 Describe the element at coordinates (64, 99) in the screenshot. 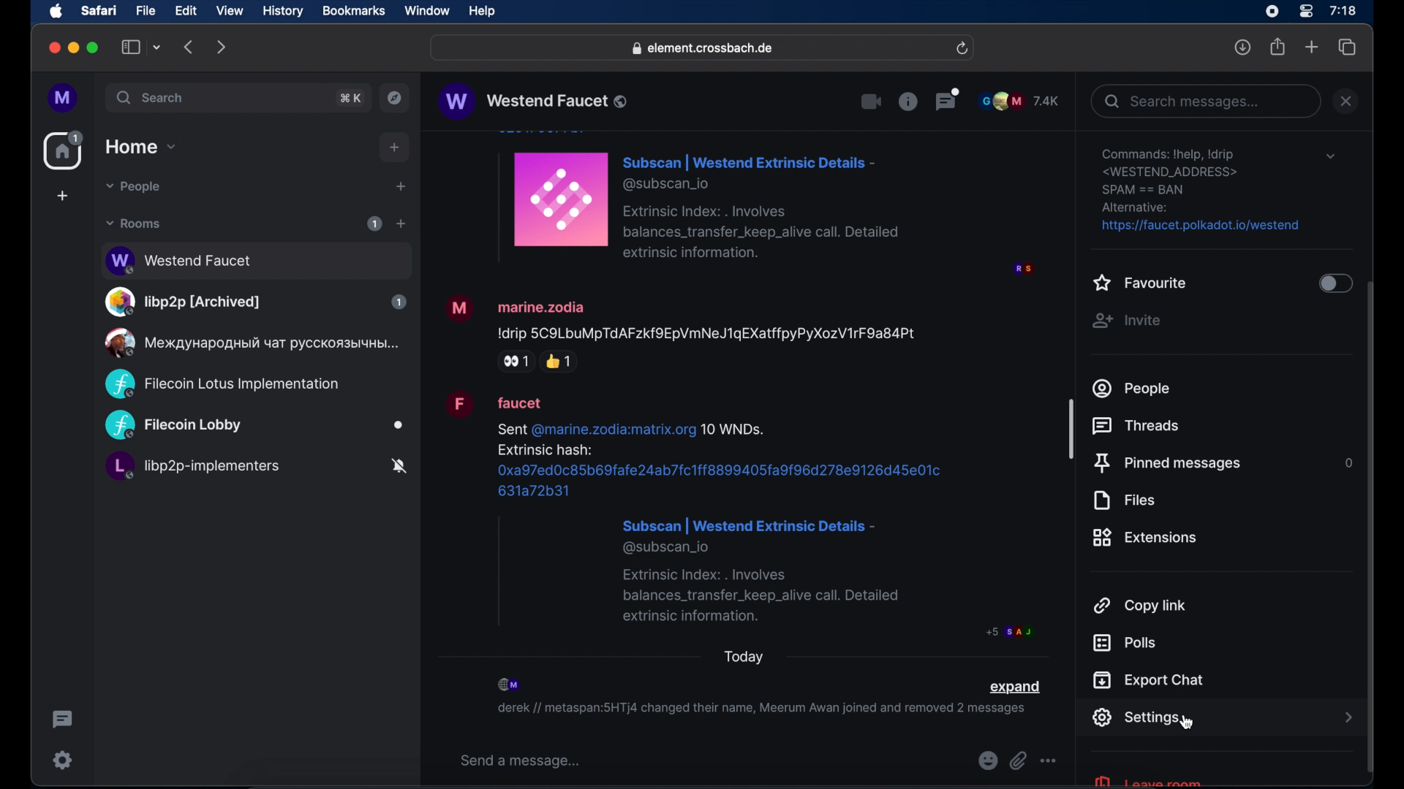

I see `profile` at that location.